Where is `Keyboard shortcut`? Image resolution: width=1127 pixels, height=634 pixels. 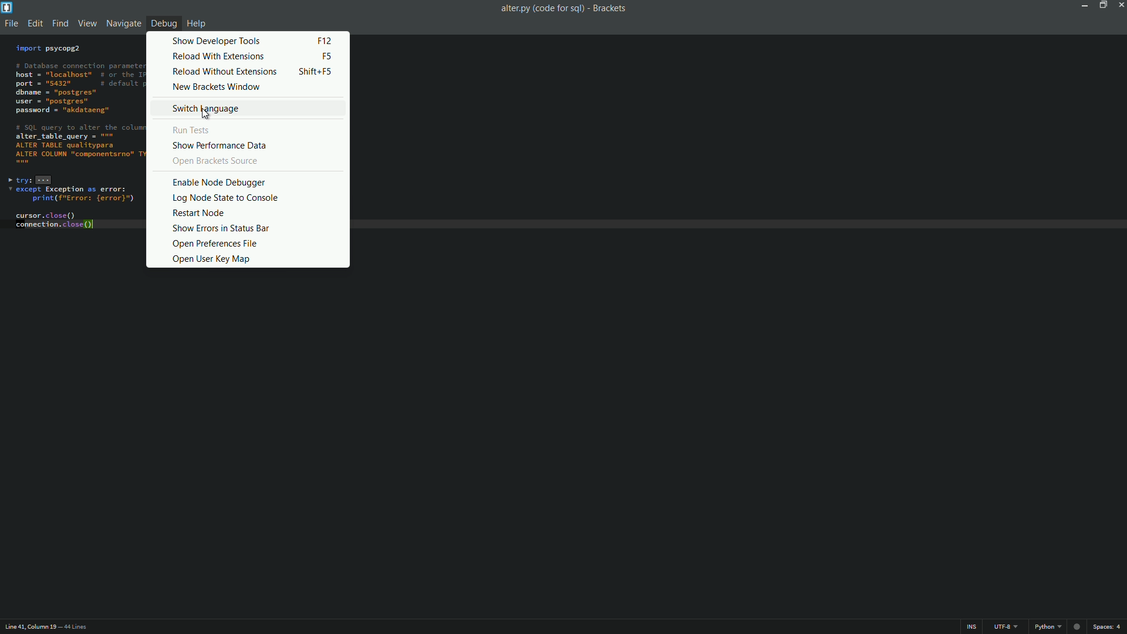
Keyboard shortcut is located at coordinates (327, 56).